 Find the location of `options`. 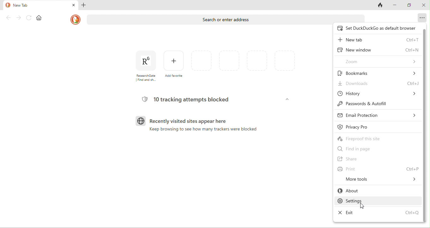

options is located at coordinates (421, 17).